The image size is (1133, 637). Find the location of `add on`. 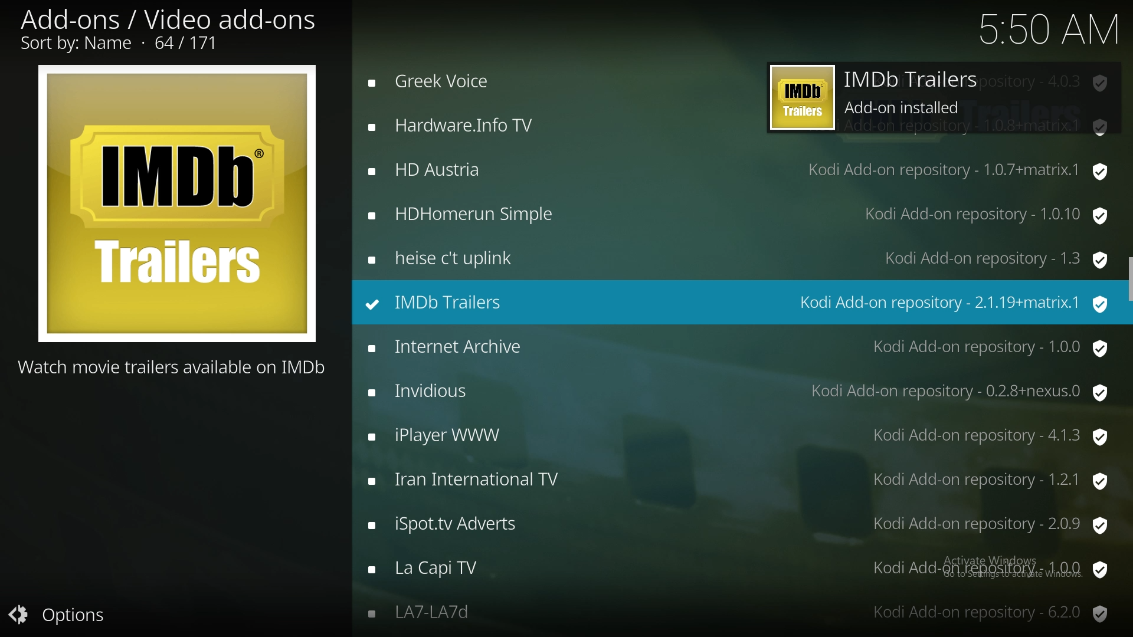

add on is located at coordinates (739, 524).